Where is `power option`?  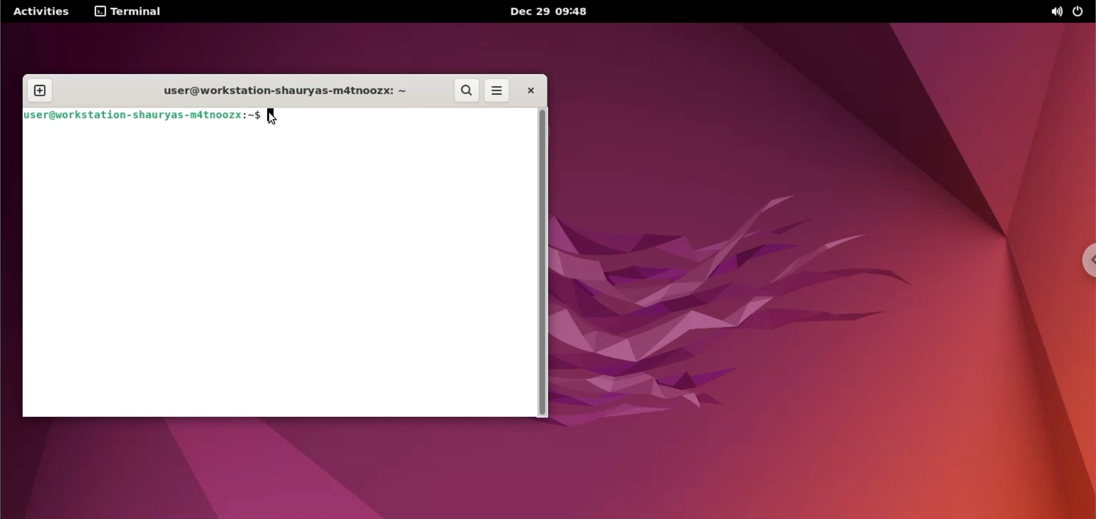
power option is located at coordinates (1082, 12).